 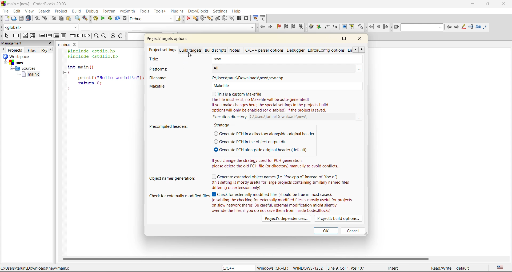 What do you see at coordinates (3, 4) in the screenshot?
I see `code blocks logo` at bounding box center [3, 4].